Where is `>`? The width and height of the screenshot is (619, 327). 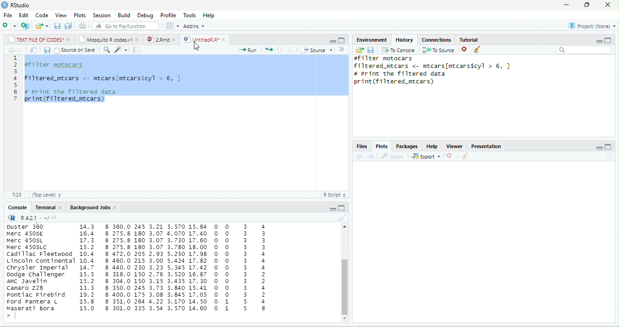
> is located at coordinates (13, 316).